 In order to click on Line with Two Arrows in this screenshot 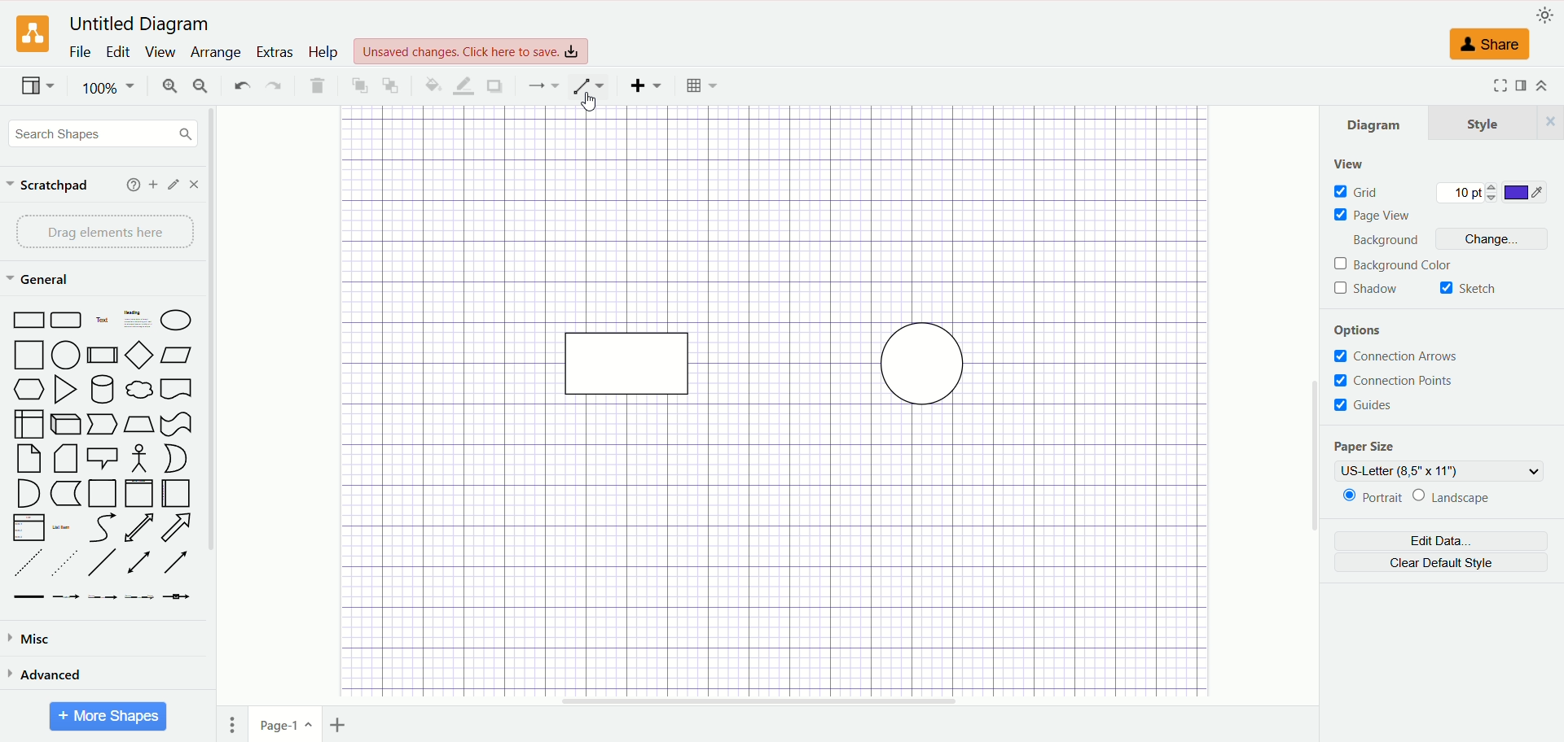, I will do `click(142, 563)`.